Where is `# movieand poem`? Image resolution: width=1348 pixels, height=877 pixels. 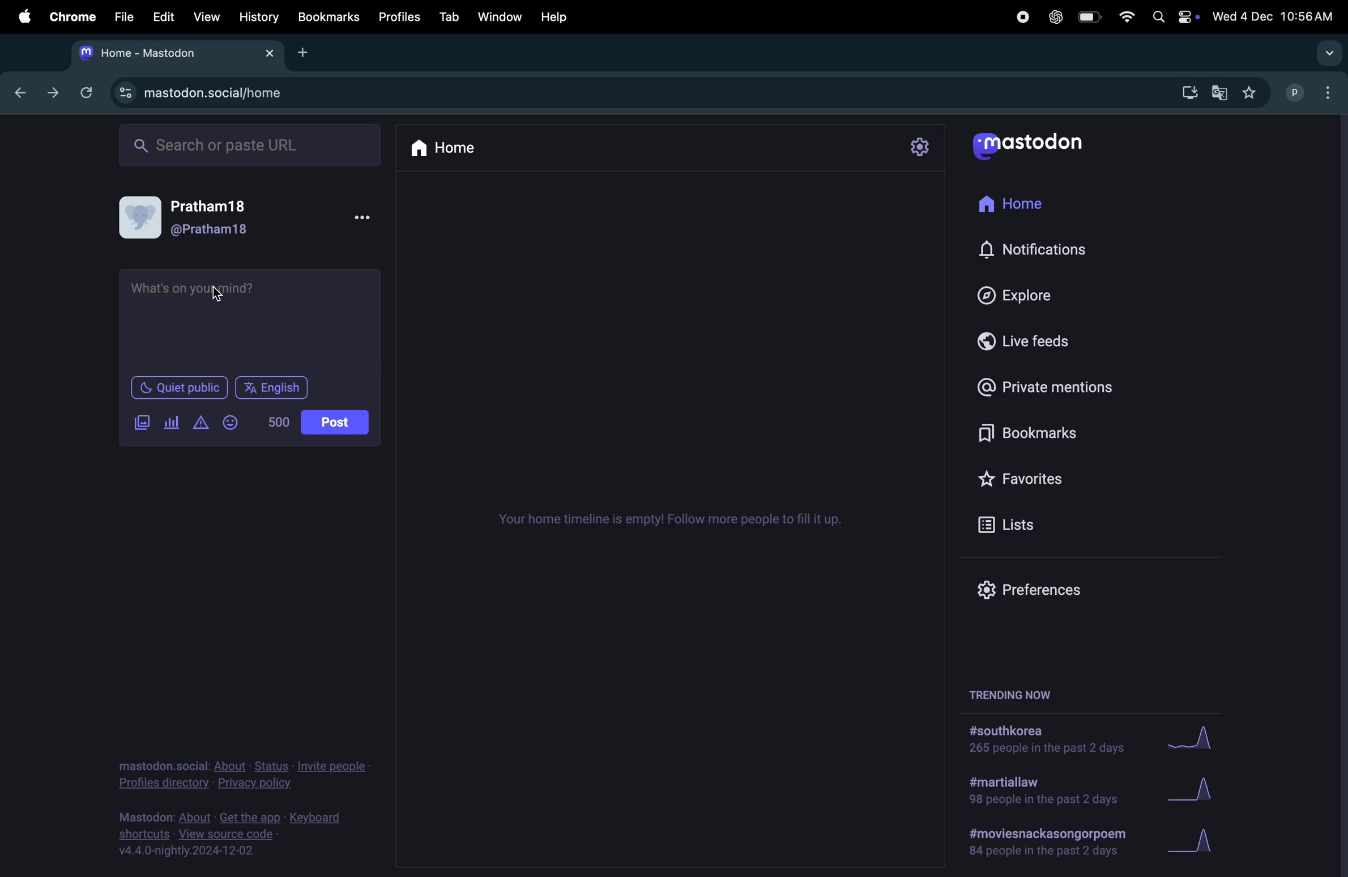
# movieand poem is located at coordinates (1052, 843).